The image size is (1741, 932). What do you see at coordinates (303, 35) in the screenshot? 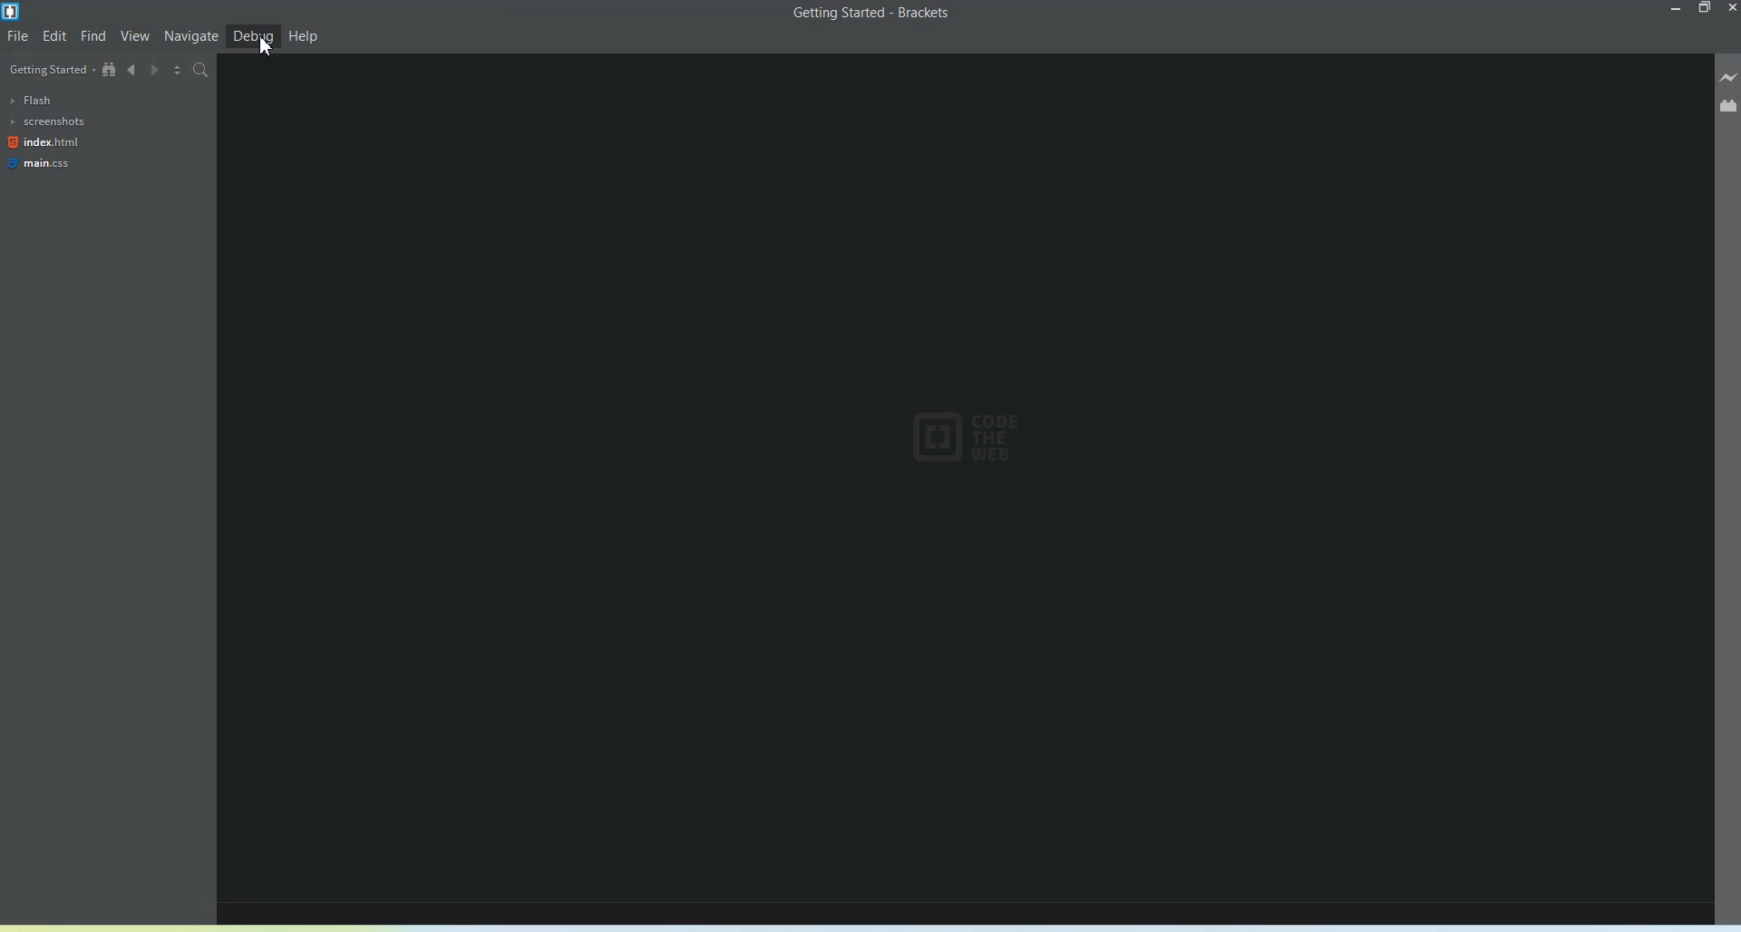
I see `Help` at bounding box center [303, 35].